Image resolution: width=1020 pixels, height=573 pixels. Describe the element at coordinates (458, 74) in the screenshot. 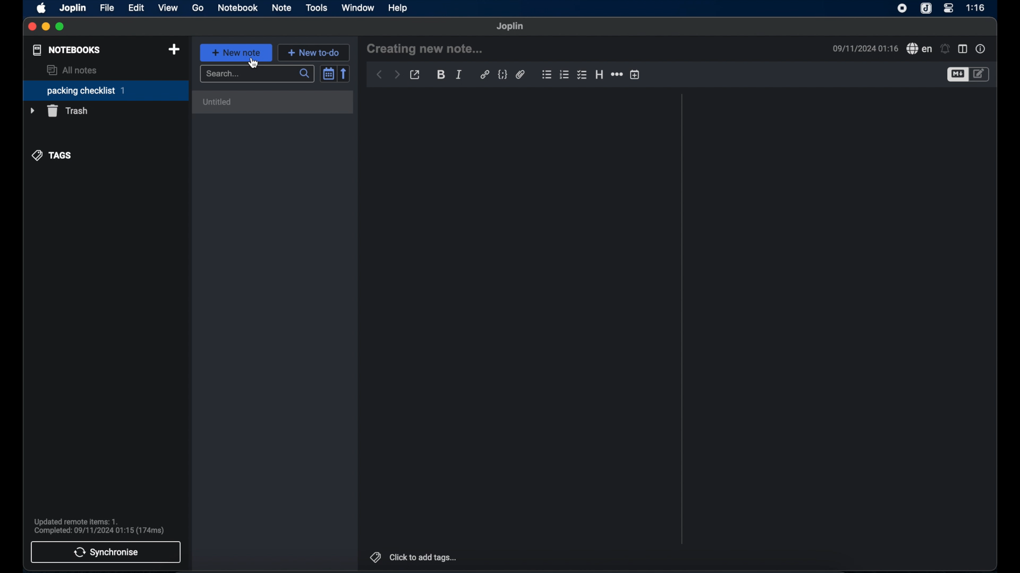

I see `italic` at that location.